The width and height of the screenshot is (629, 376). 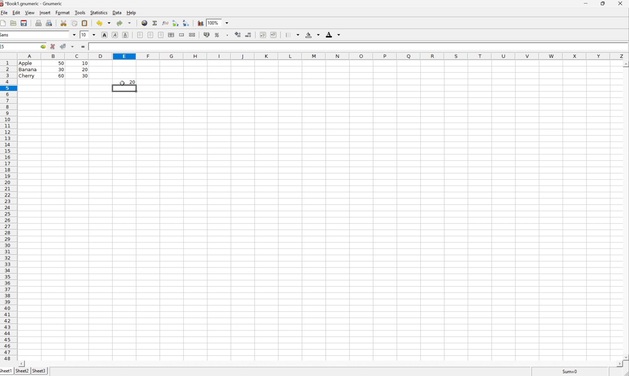 What do you see at coordinates (40, 371) in the screenshot?
I see `sheet3` at bounding box center [40, 371].